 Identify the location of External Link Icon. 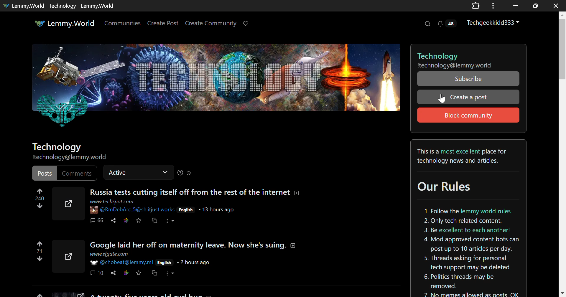
(66, 255).